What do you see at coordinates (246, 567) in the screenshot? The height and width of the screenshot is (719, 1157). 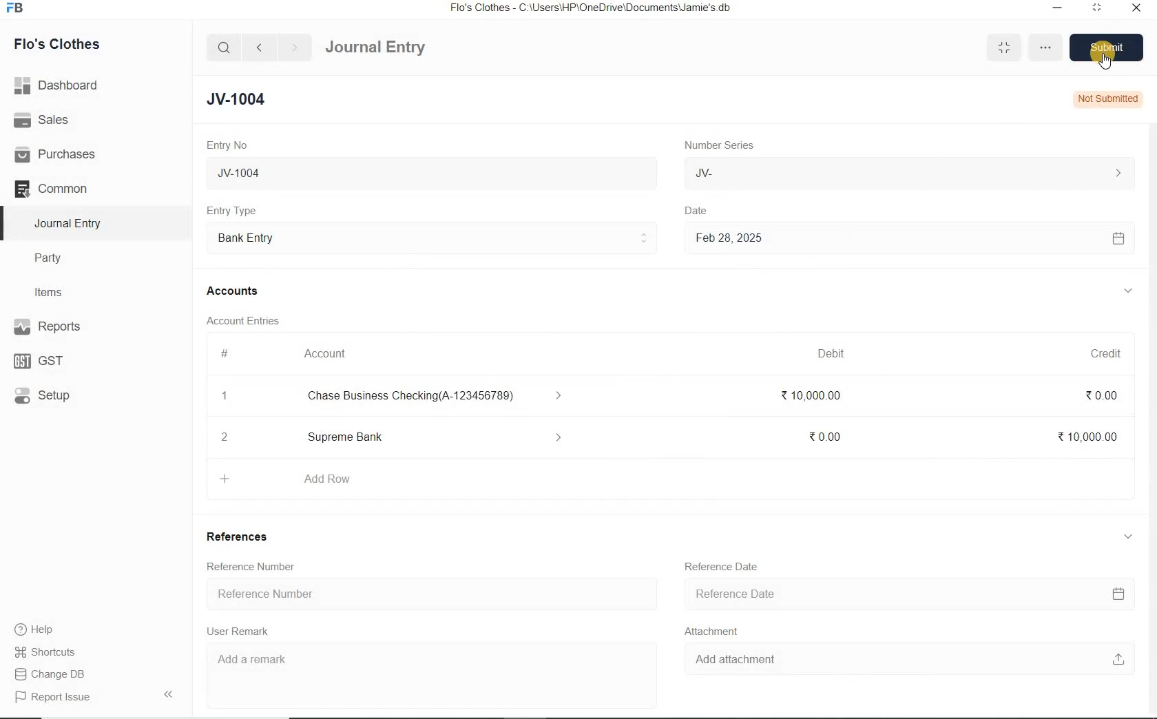 I see `Reference Number` at bounding box center [246, 567].